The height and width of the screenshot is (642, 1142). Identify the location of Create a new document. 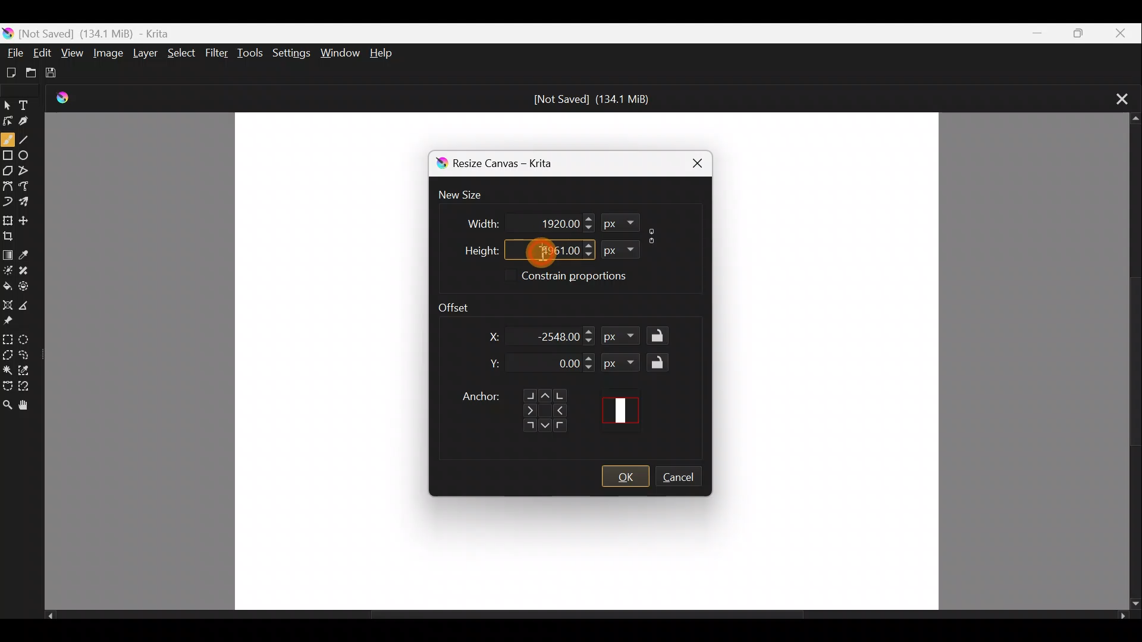
(12, 72).